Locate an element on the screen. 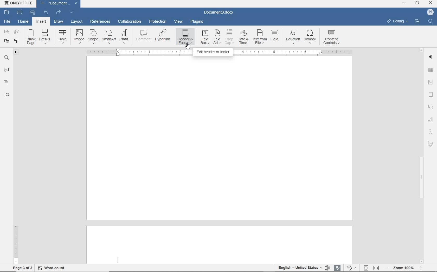 This screenshot has height=272, width=437. IMAGE is located at coordinates (79, 36).